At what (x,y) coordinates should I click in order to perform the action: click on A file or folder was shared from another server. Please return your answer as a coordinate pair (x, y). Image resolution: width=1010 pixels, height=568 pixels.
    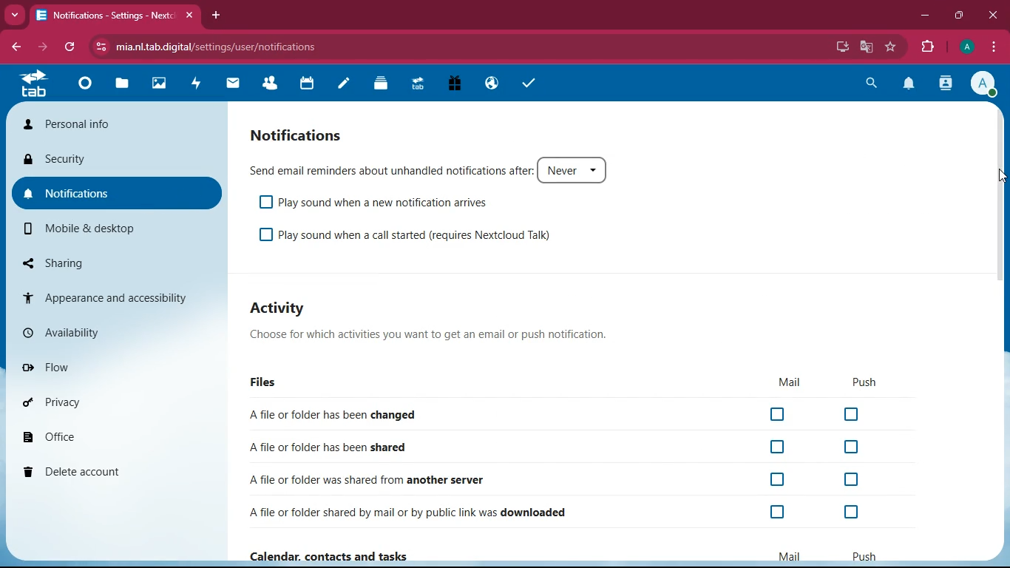
    Looking at the image, I should click on (555, 478).